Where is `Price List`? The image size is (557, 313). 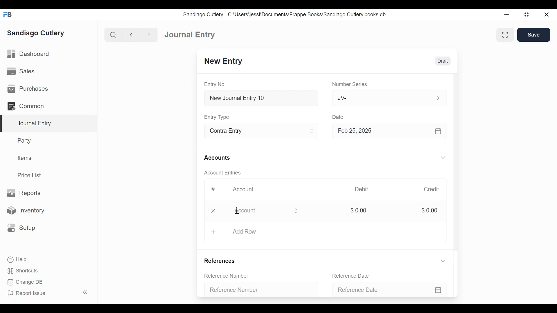
Price List is located at coordinates (30, 175).